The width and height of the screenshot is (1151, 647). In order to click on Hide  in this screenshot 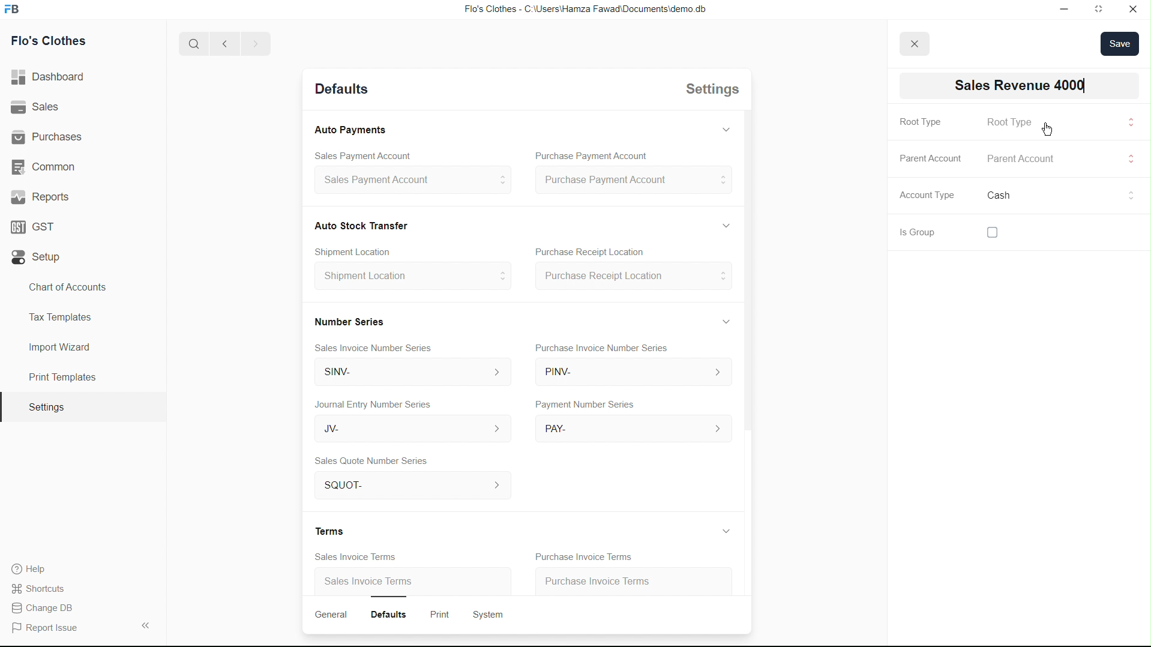, I will do `click(726, 320)`.